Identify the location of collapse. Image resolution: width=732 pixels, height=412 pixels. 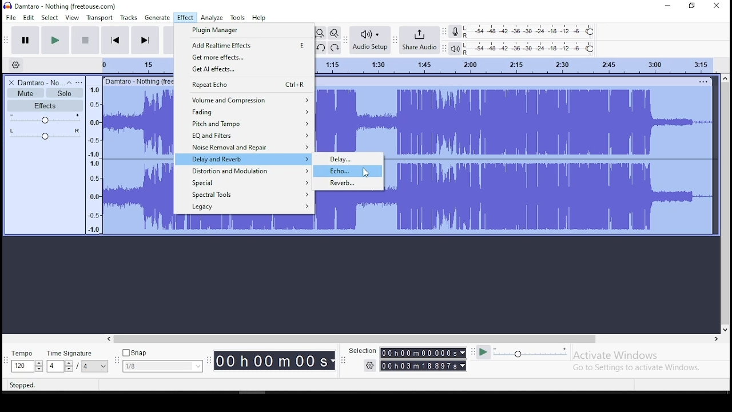
(70, 82).